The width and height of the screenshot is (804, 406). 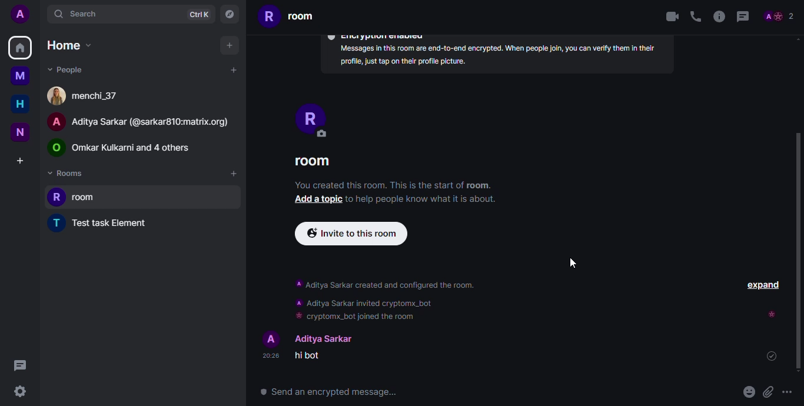 I want to click on 20:28, so click(x=270, y=355).